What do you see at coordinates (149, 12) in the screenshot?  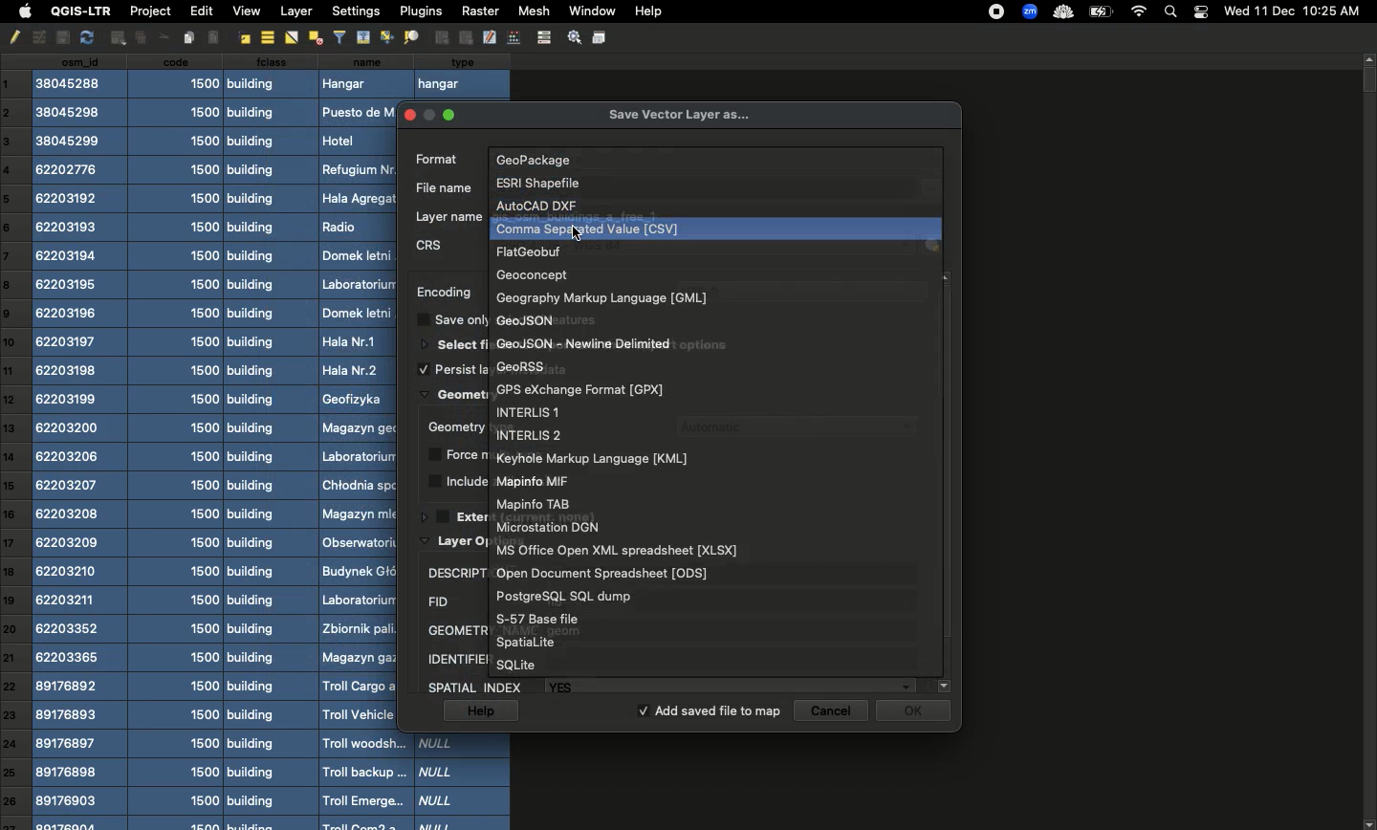 I see `Project` at bounding box center [149, 12].